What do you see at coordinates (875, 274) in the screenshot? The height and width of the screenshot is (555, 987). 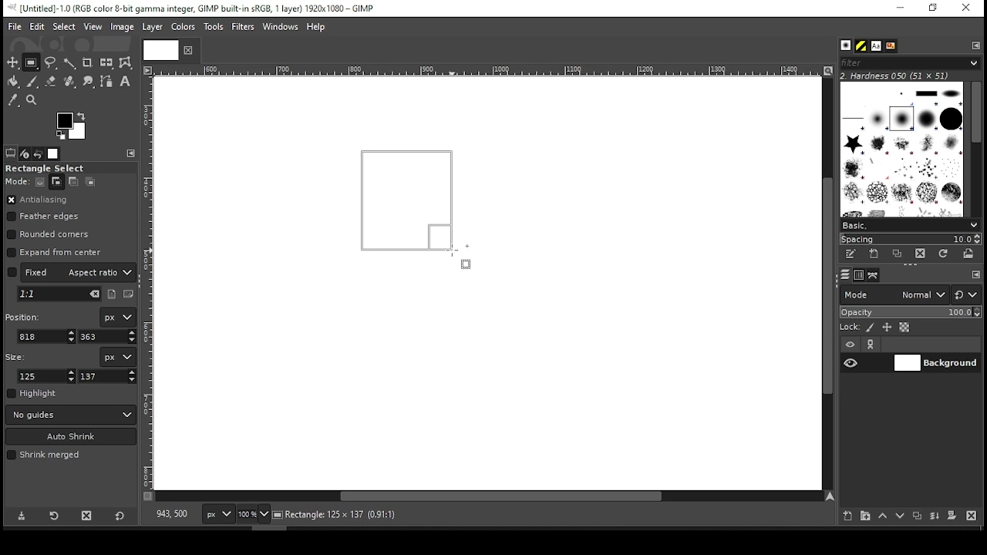 I see `paths` at bounding box center [875, 274].